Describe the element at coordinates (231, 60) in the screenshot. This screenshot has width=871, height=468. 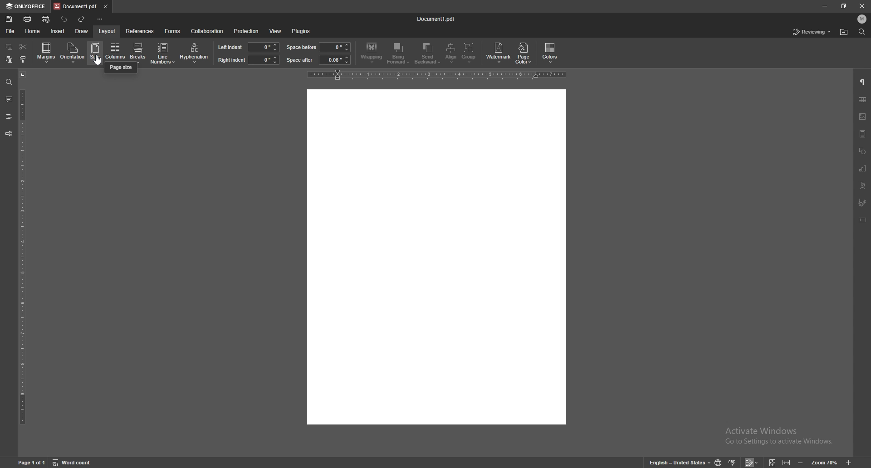
I see `right indent` at that location.